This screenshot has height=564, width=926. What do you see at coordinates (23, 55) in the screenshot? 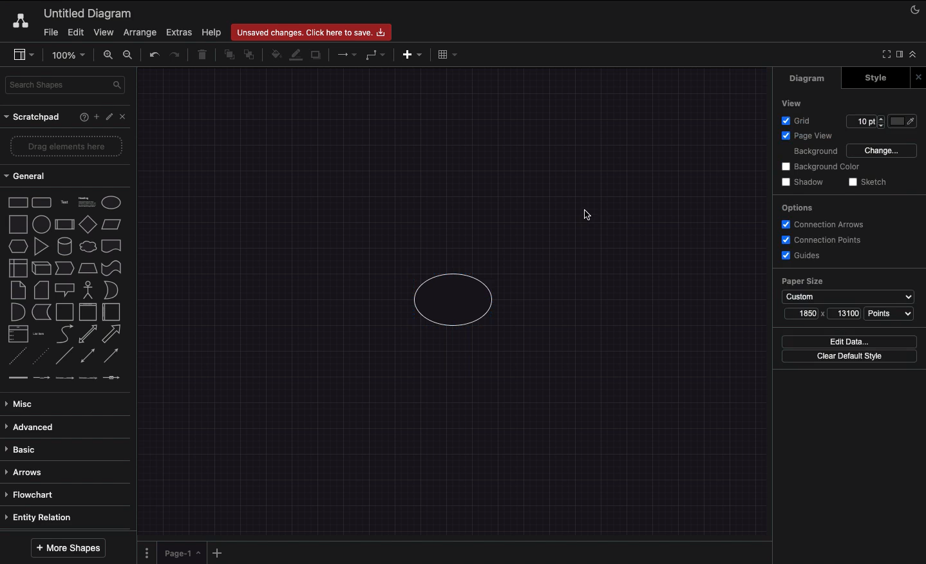
I see `Sidebar ` at bounding box center [23, 55].